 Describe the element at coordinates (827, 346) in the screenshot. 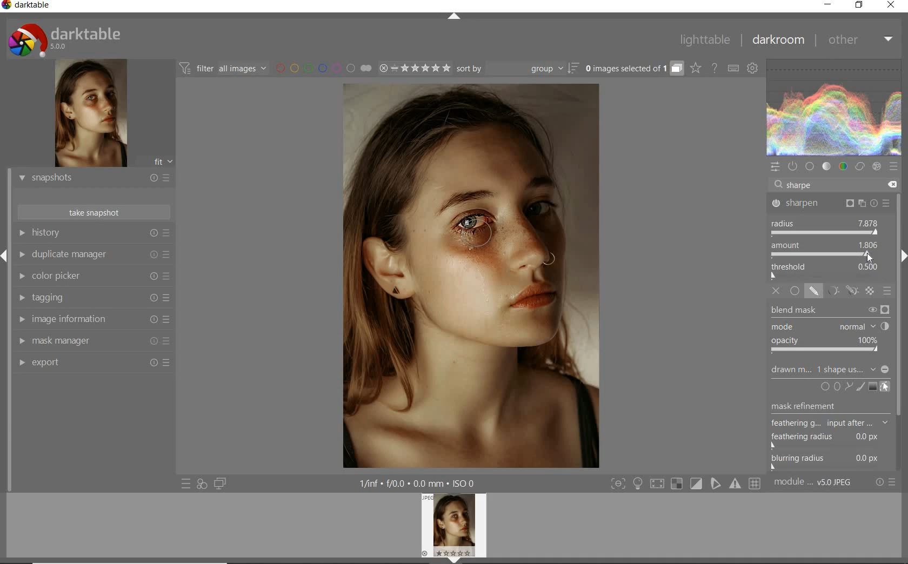

I see `OPACITY` at that location.